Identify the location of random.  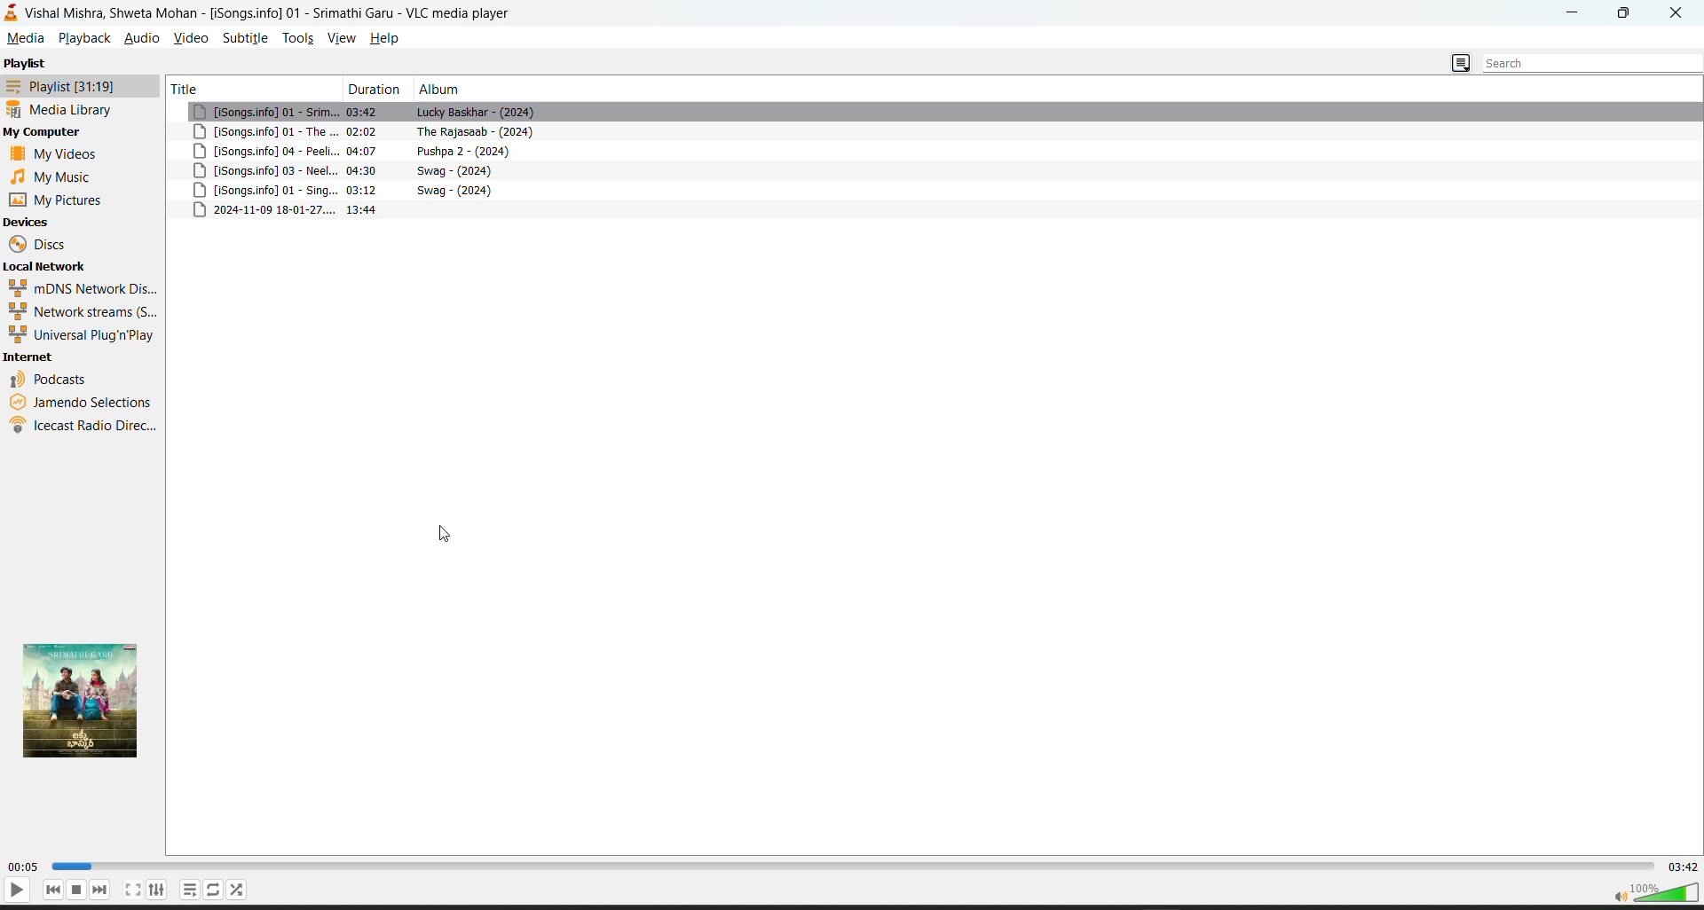
(241, 890).